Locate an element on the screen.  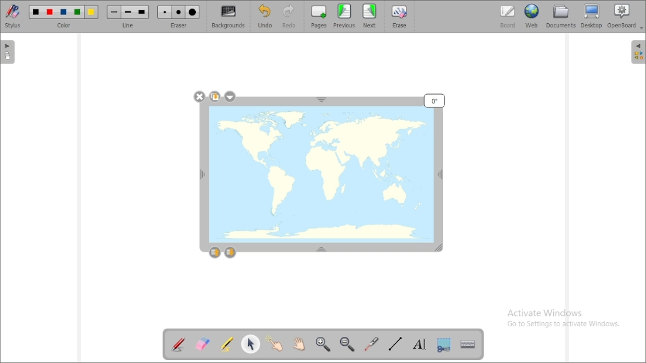
backgrounds is located at coordinates (228, 17).